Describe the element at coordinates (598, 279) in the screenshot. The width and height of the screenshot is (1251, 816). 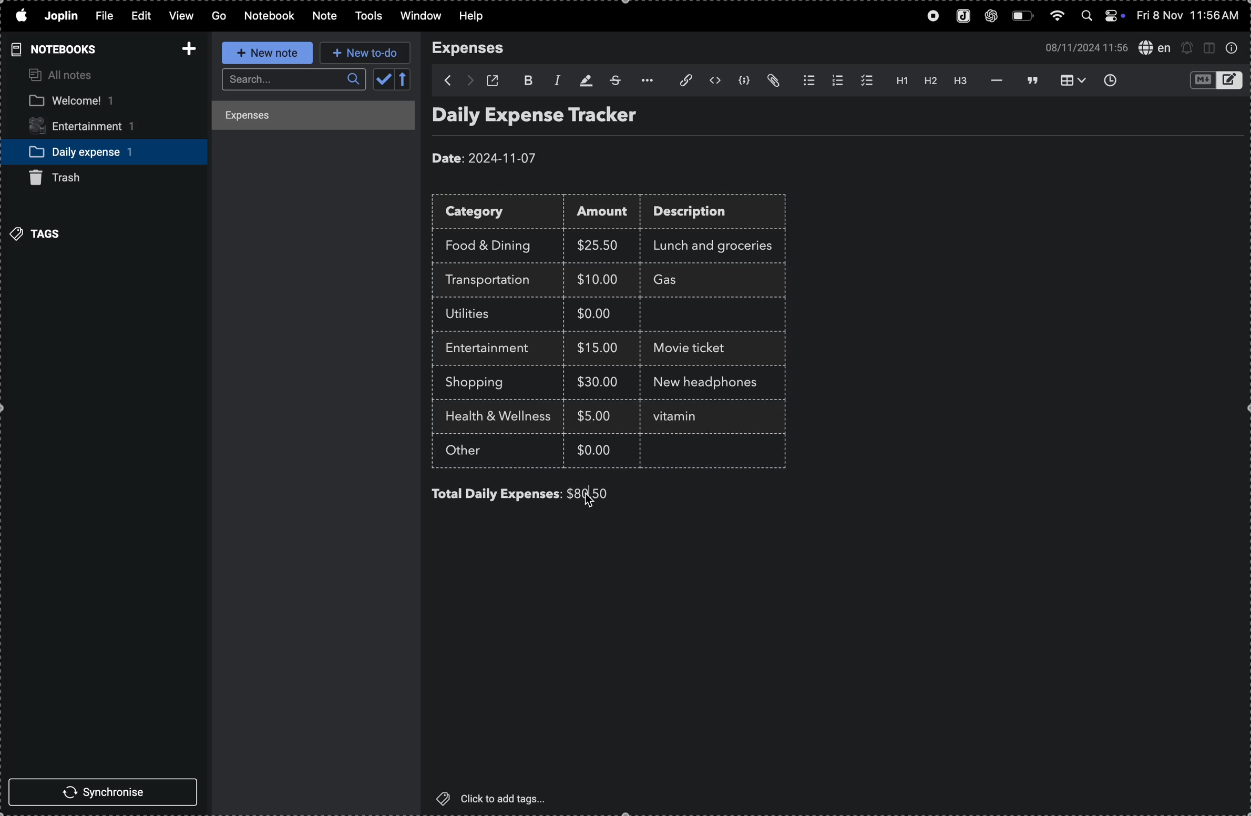
I see `$10.00` at that location.